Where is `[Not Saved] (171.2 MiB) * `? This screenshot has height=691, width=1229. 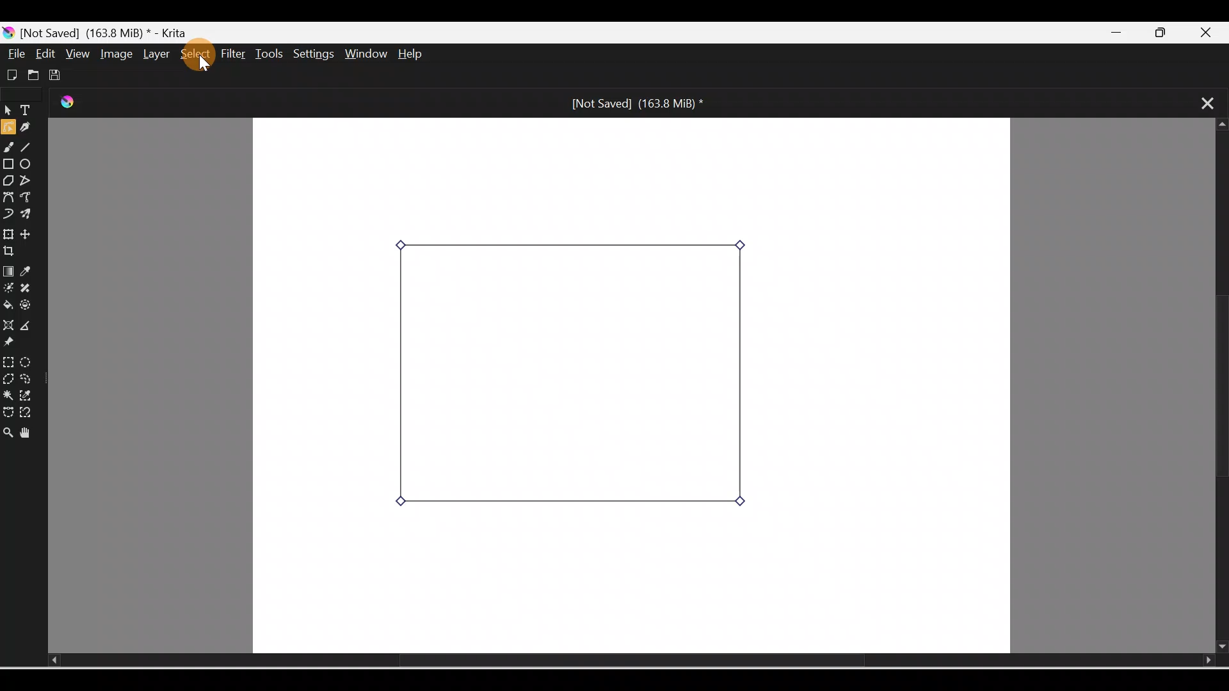
[Not Saved] (171.2 MiB) *  is located at coordinates (634, 102).